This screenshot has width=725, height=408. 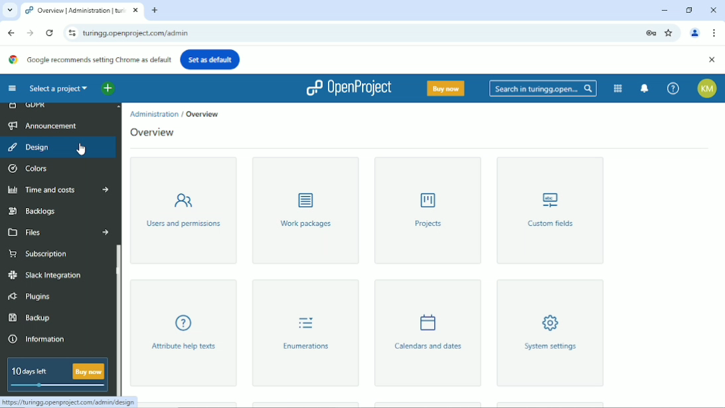 I want to click on buy now, so click(x=89, y=370).